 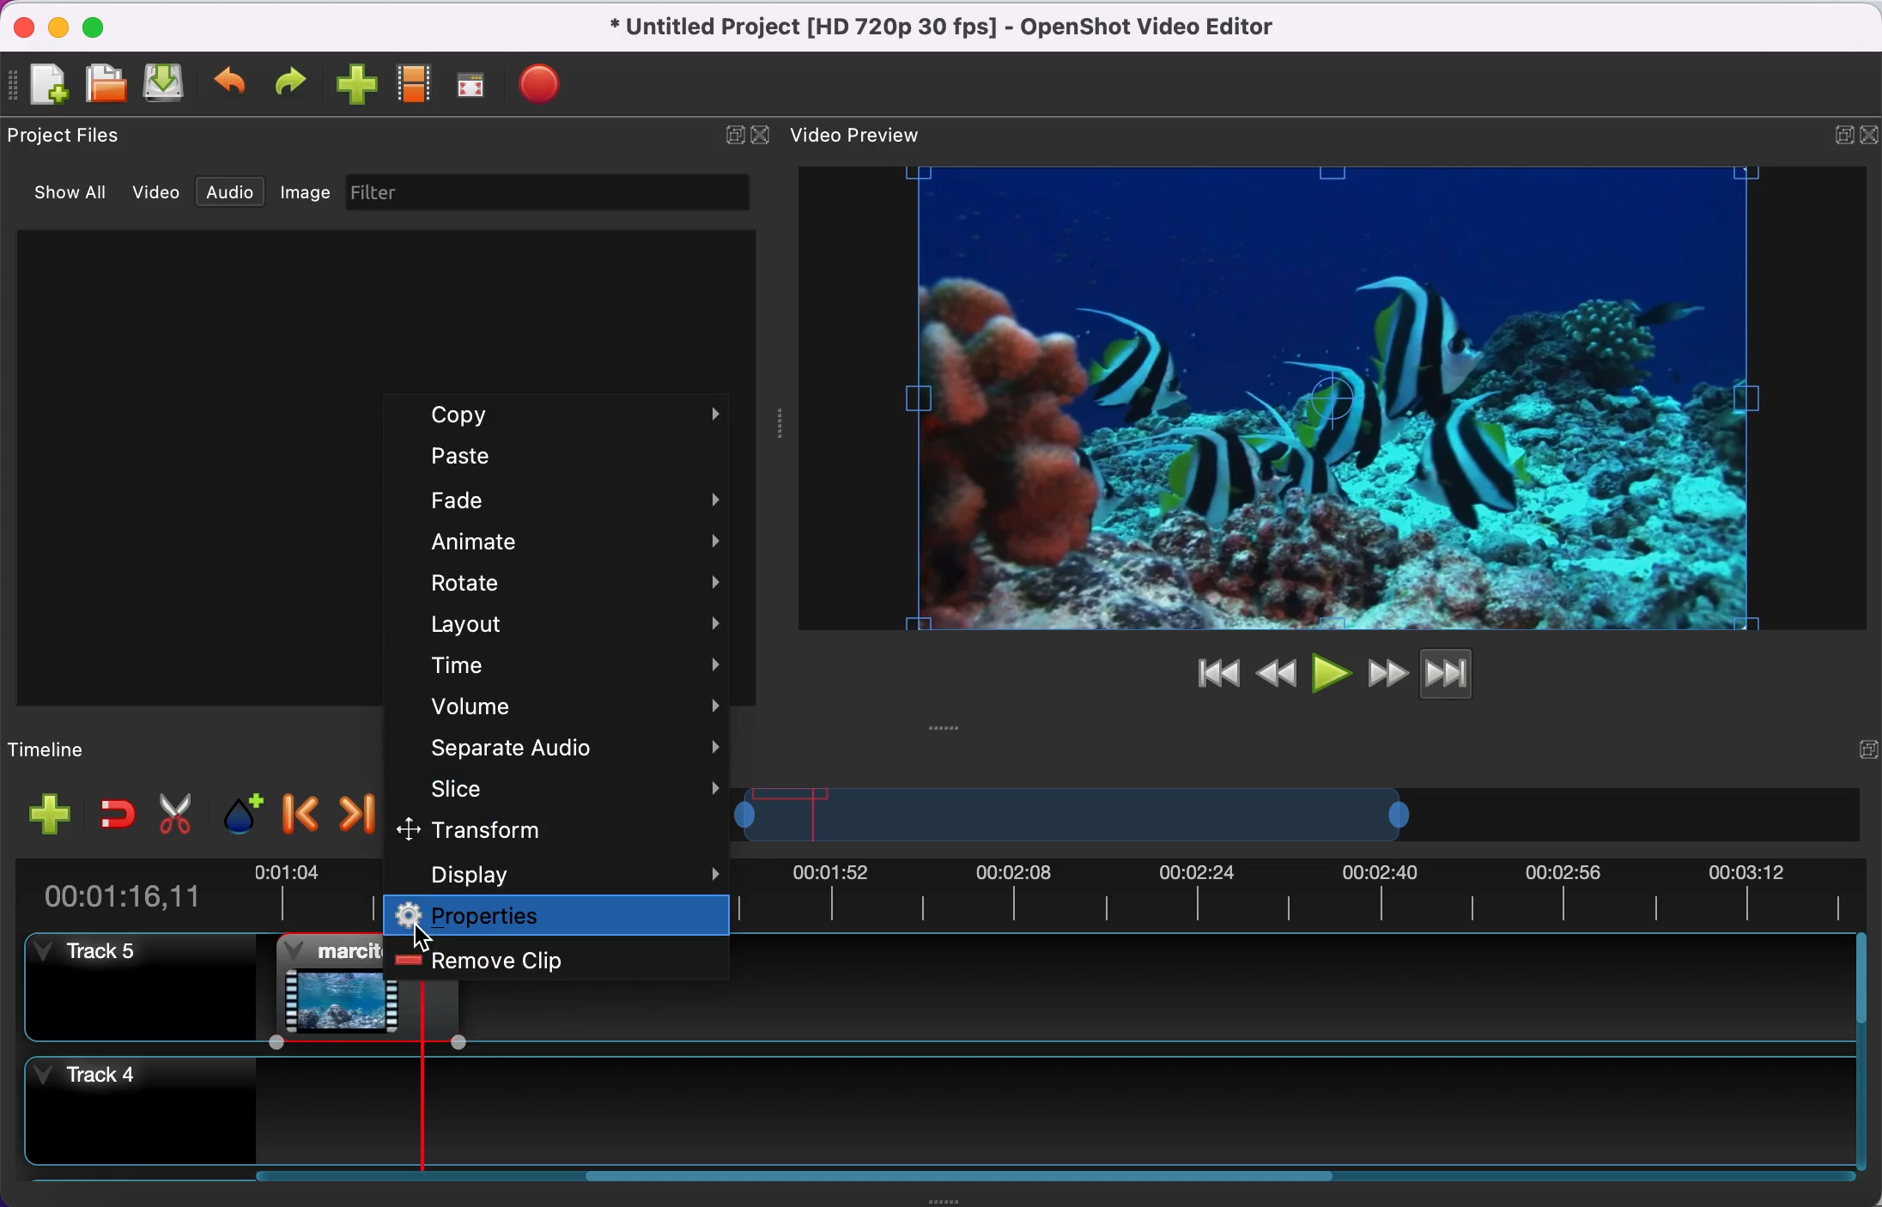 I want to click on add track, so click(x=50, y=816).